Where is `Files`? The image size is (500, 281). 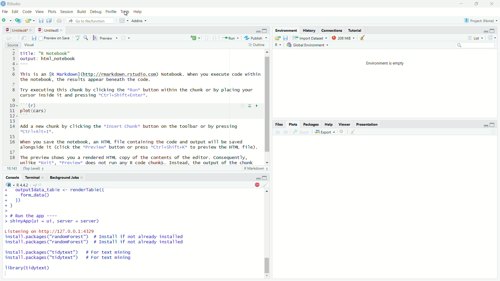 Files is located at coordinates (278, 124).